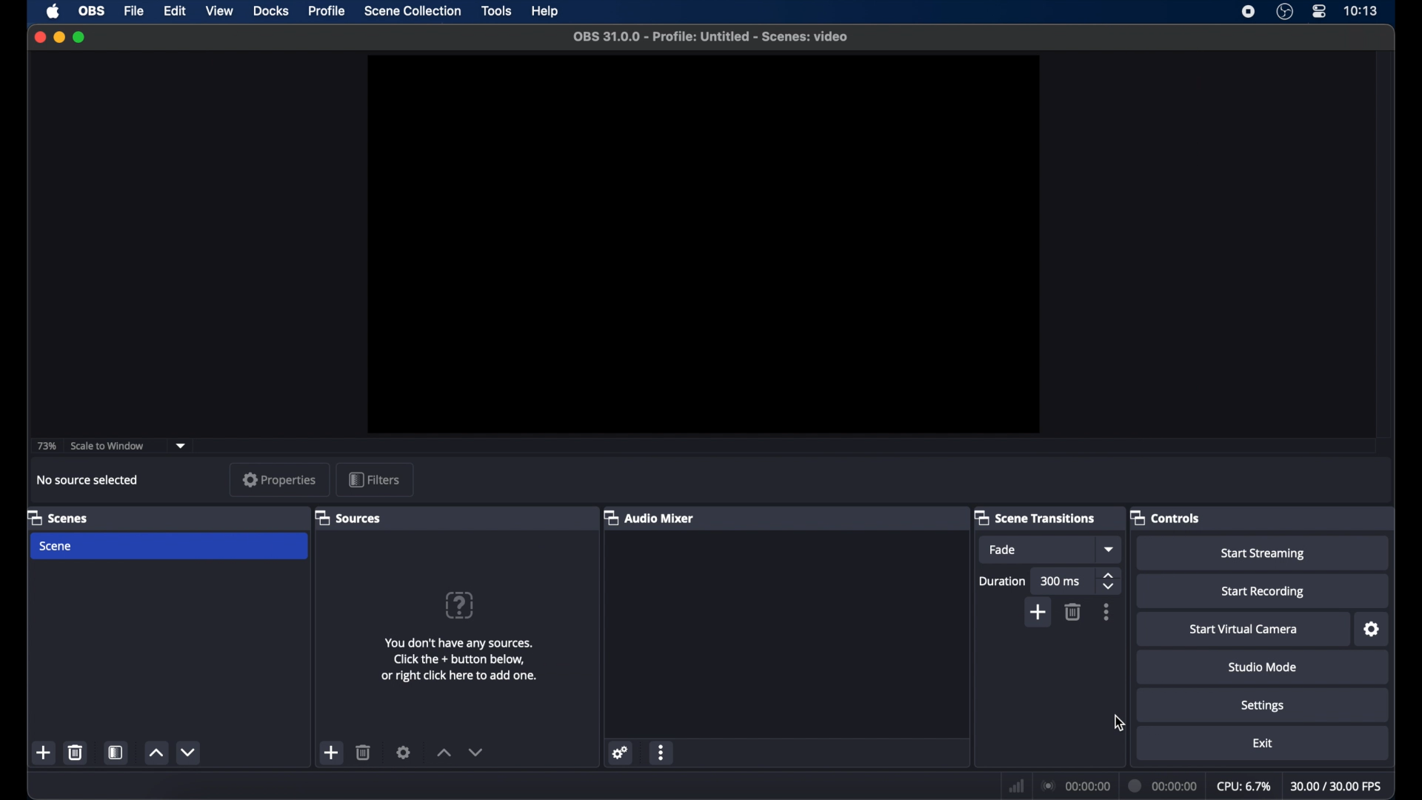  I want to click on settings, so click(1264, 707).